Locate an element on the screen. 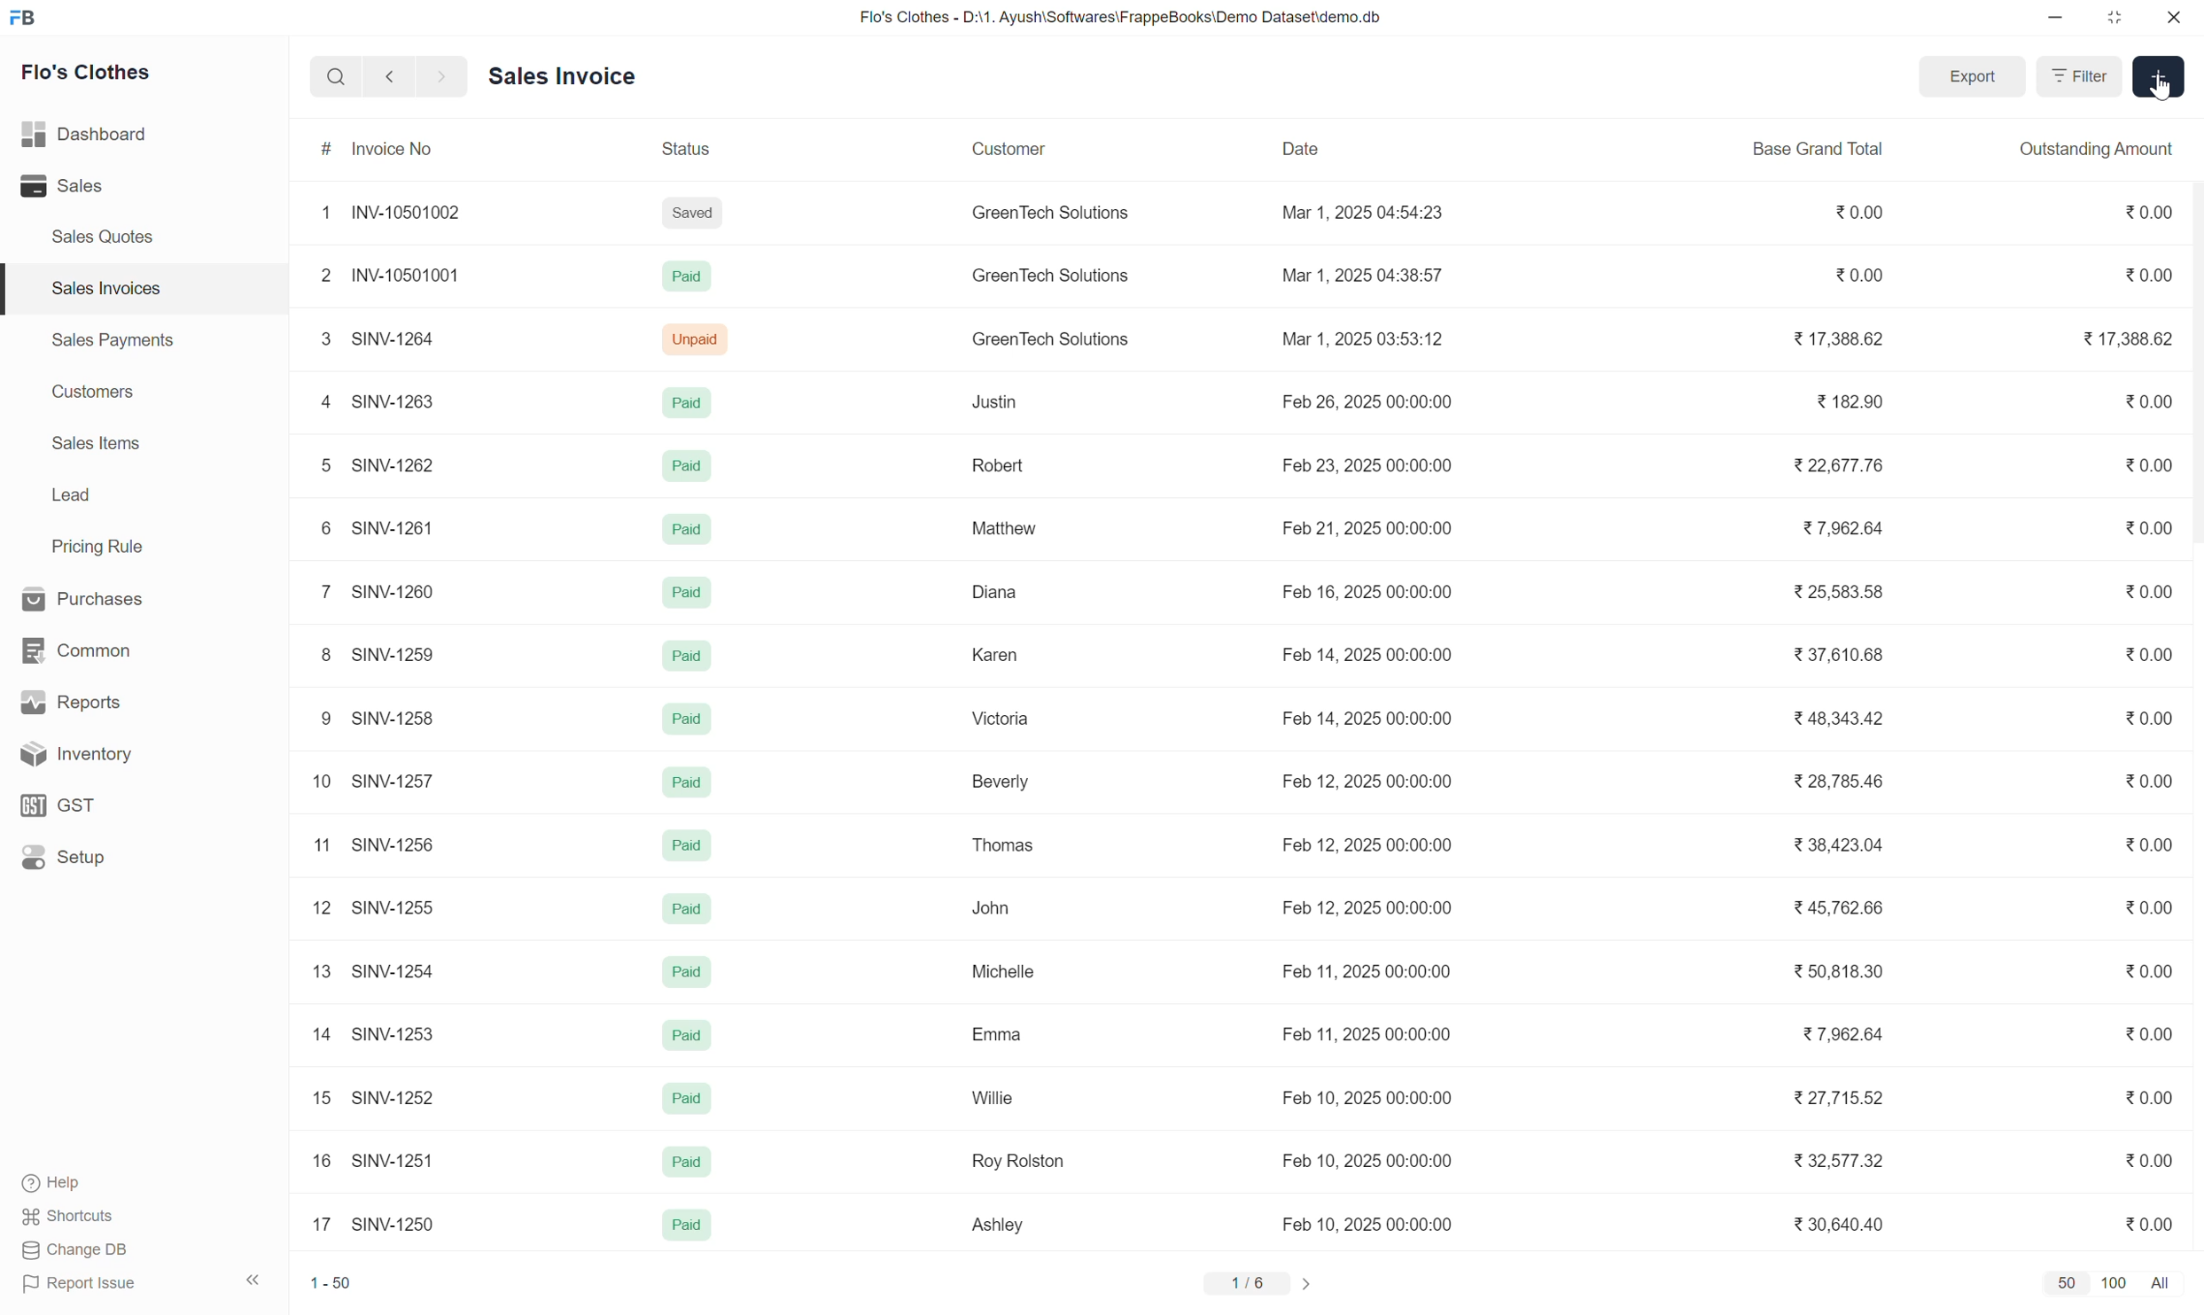  ₹0.00 is located at coordinates (2148, 849).